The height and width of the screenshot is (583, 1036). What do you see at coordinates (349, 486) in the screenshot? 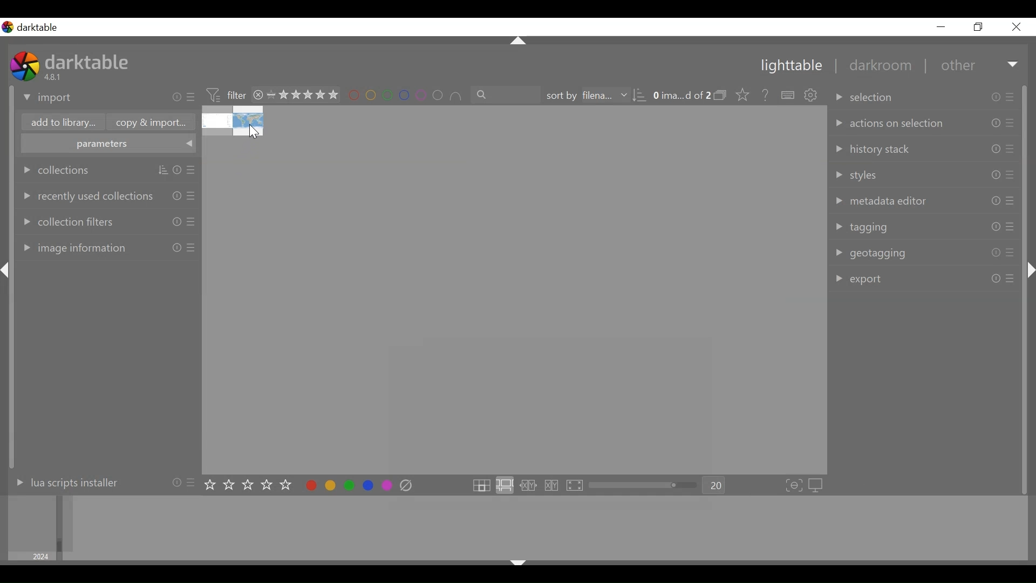
I see `toggle color label for selected image` at bounding box center [349, 486].